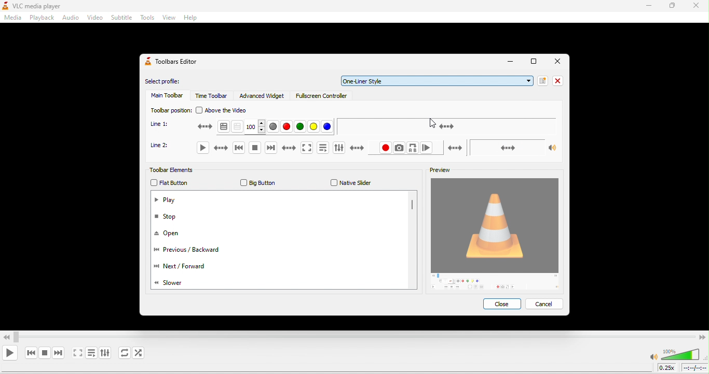 The image size is (709, 374). Describe the element at coordinates (175, 183) in the screenshot. I see `flat button` at that location.